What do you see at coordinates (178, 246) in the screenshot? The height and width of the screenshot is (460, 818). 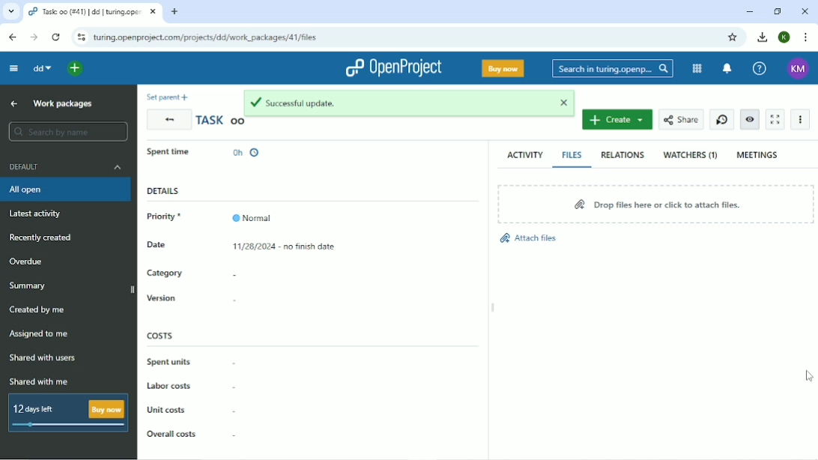 I see `Date` at bounding box center [178, 246].